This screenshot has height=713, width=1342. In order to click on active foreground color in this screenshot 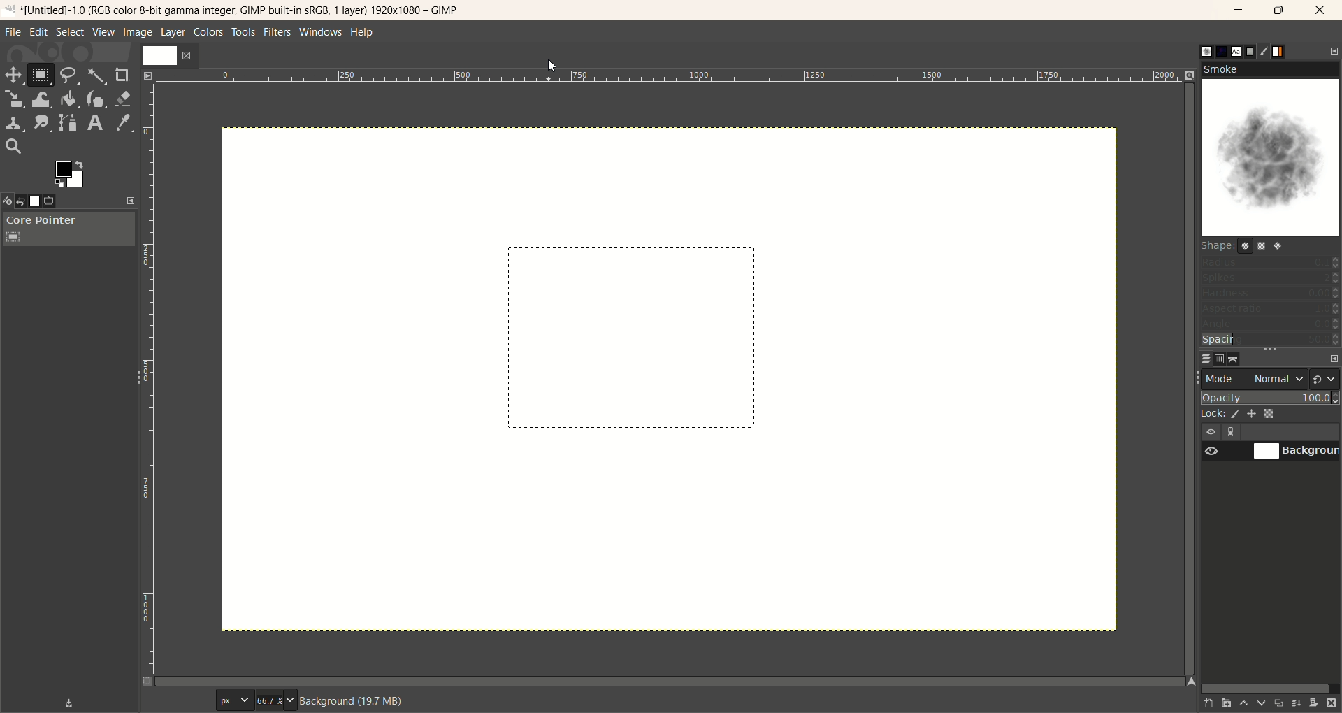, I will do `click(69, 174)`.